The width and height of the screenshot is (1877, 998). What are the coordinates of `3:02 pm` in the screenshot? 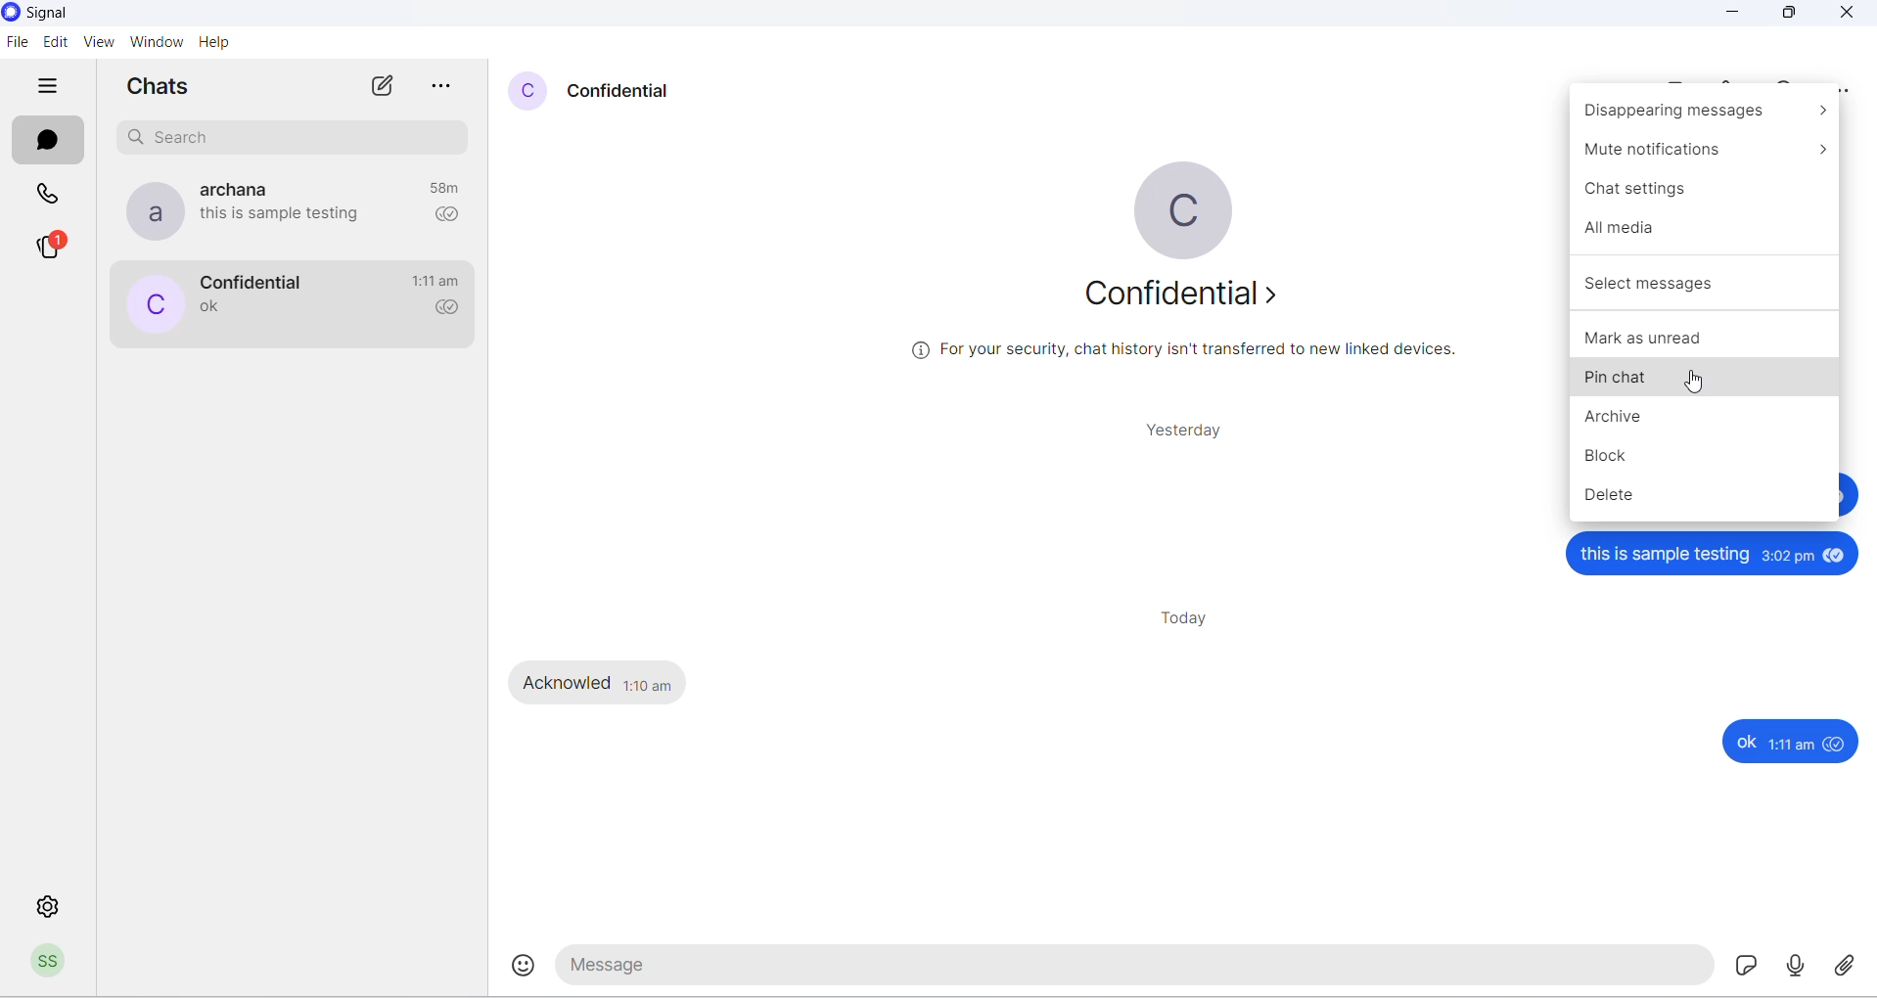 It's located at (1789, 557).